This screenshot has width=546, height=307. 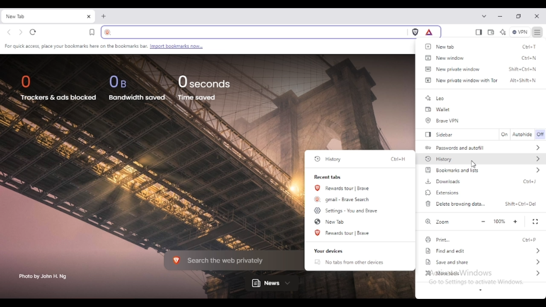 What do you see at coordinates (44, 277) in the screenshot?
I see `photo by John H. Ng` at bounding box center [44, 277].